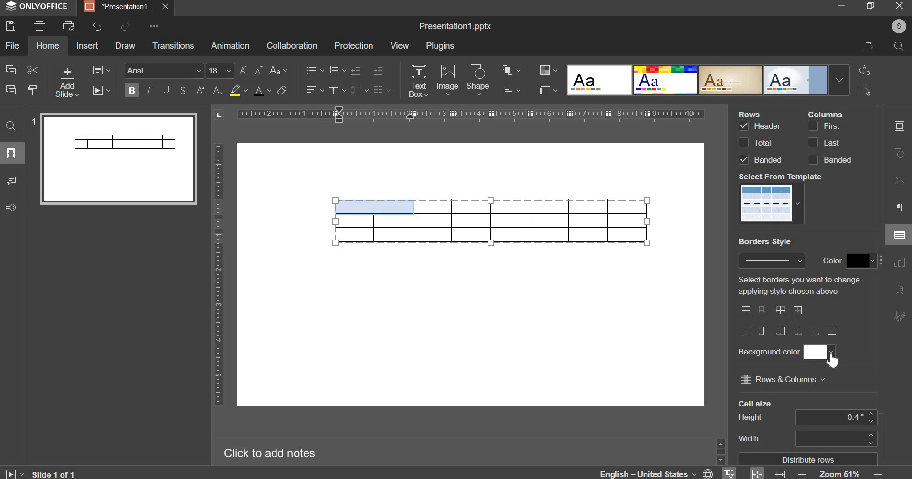  I want to click on vertical alignment, so click(336, 90).